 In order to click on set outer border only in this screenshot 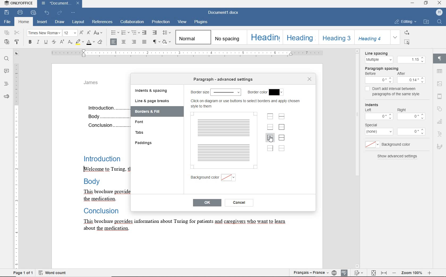, I will do `click(281, 127)`.